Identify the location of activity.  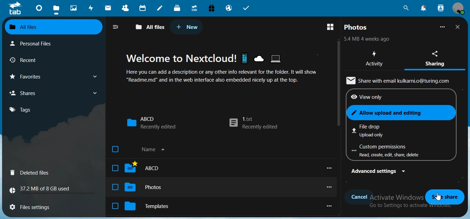
(92, 8).